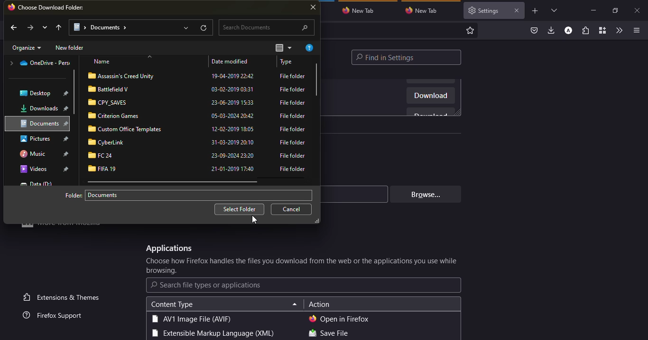  What do you see at coordinates (71, 48) in the screenshot?
I see `new folde` at bounding box center [71, 48].